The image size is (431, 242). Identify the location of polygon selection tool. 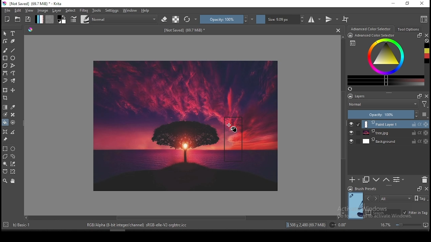
(4, 156).